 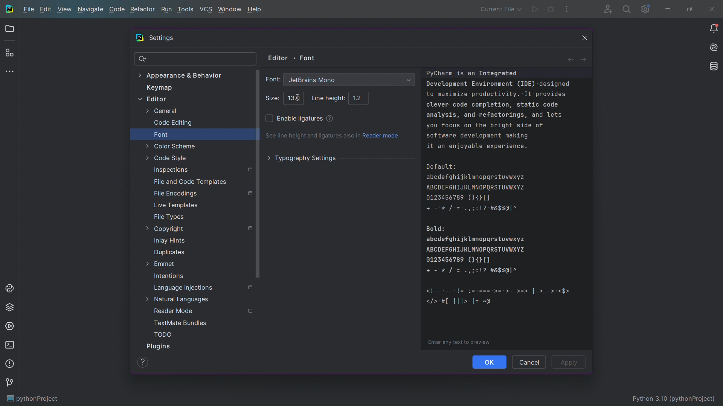 What do you see at coordinates (175, 205) in the screenshot?
I see `Live Templates` at bounding box center [175, 205].